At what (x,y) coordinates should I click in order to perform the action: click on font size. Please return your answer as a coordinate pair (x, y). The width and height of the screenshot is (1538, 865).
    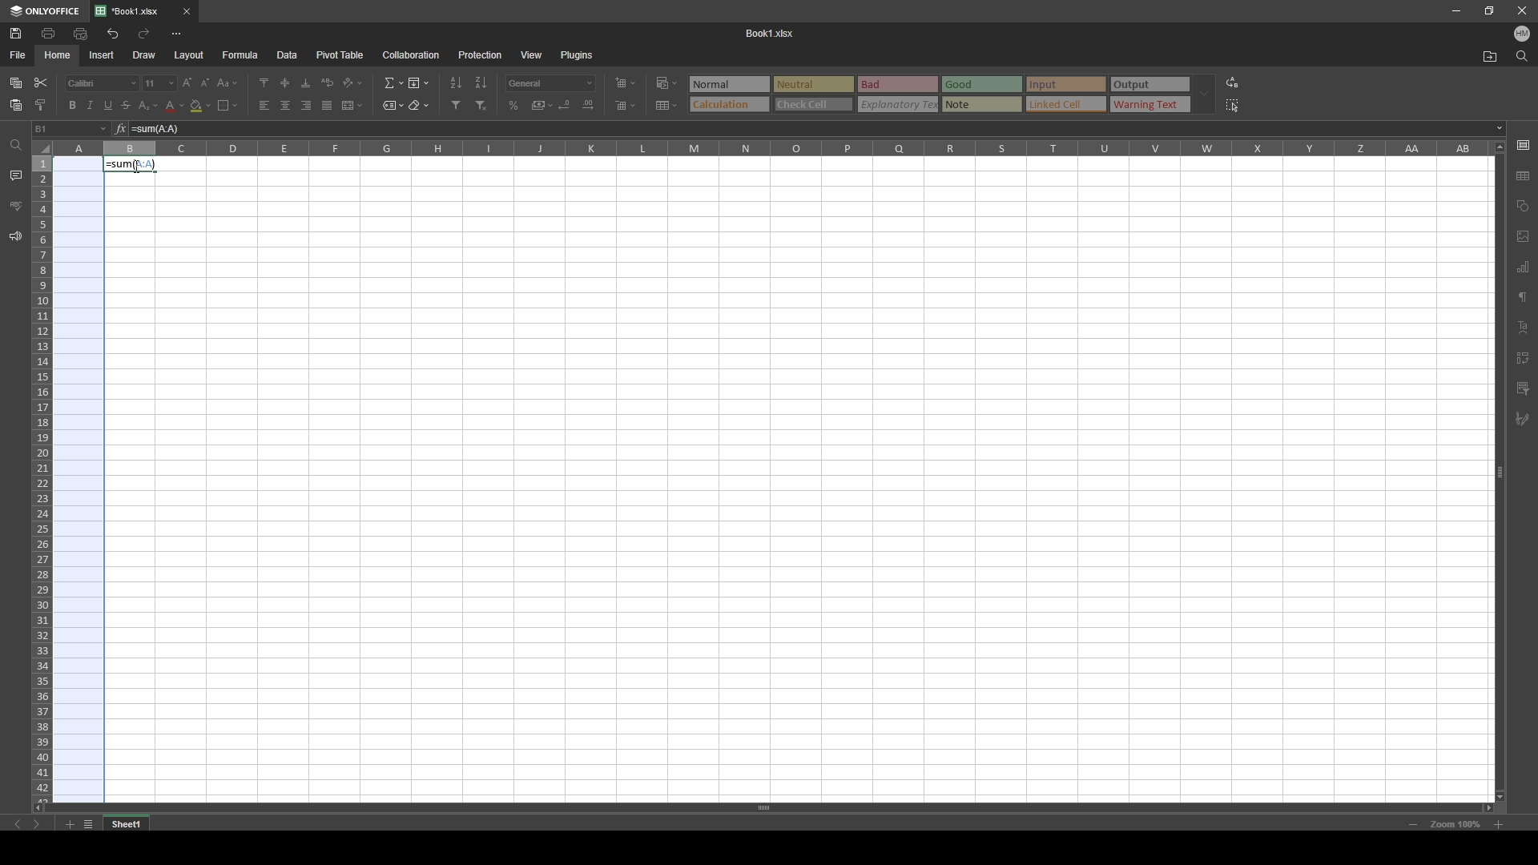
    Looking at the image, I should click on (159, 83).